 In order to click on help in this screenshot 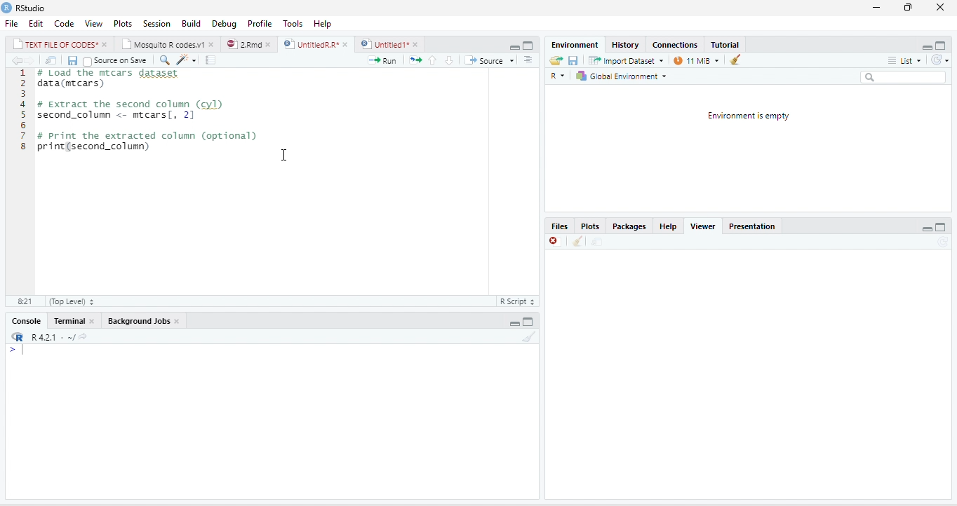, I will do `click(668, 227)`.